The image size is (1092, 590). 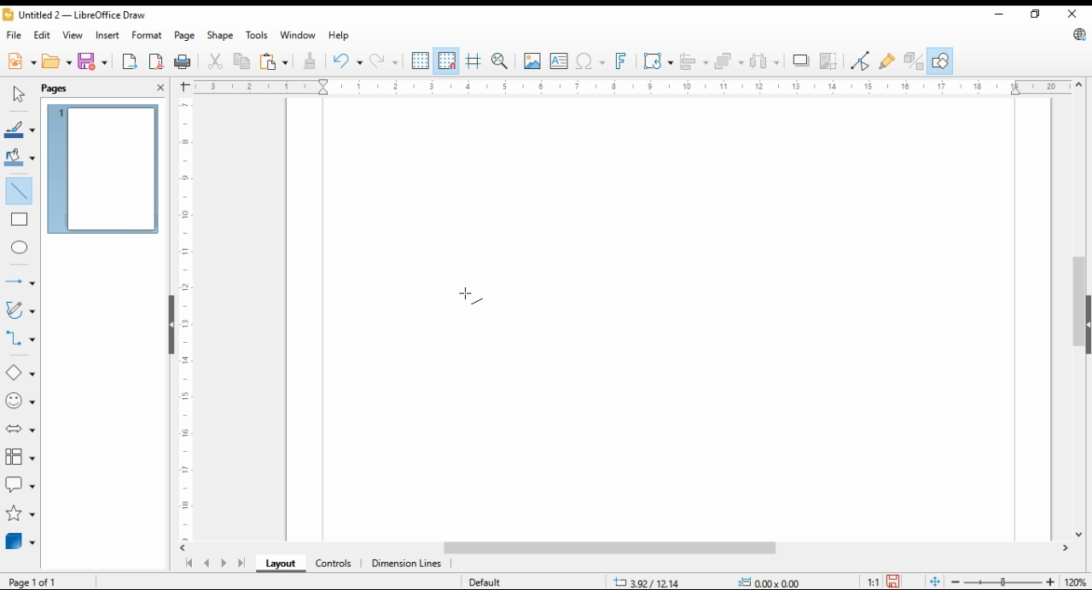 What do you see at coordinates (1001, 581) in the screenshot?
I see `zoom slider` at bounding box center [1001, 581].